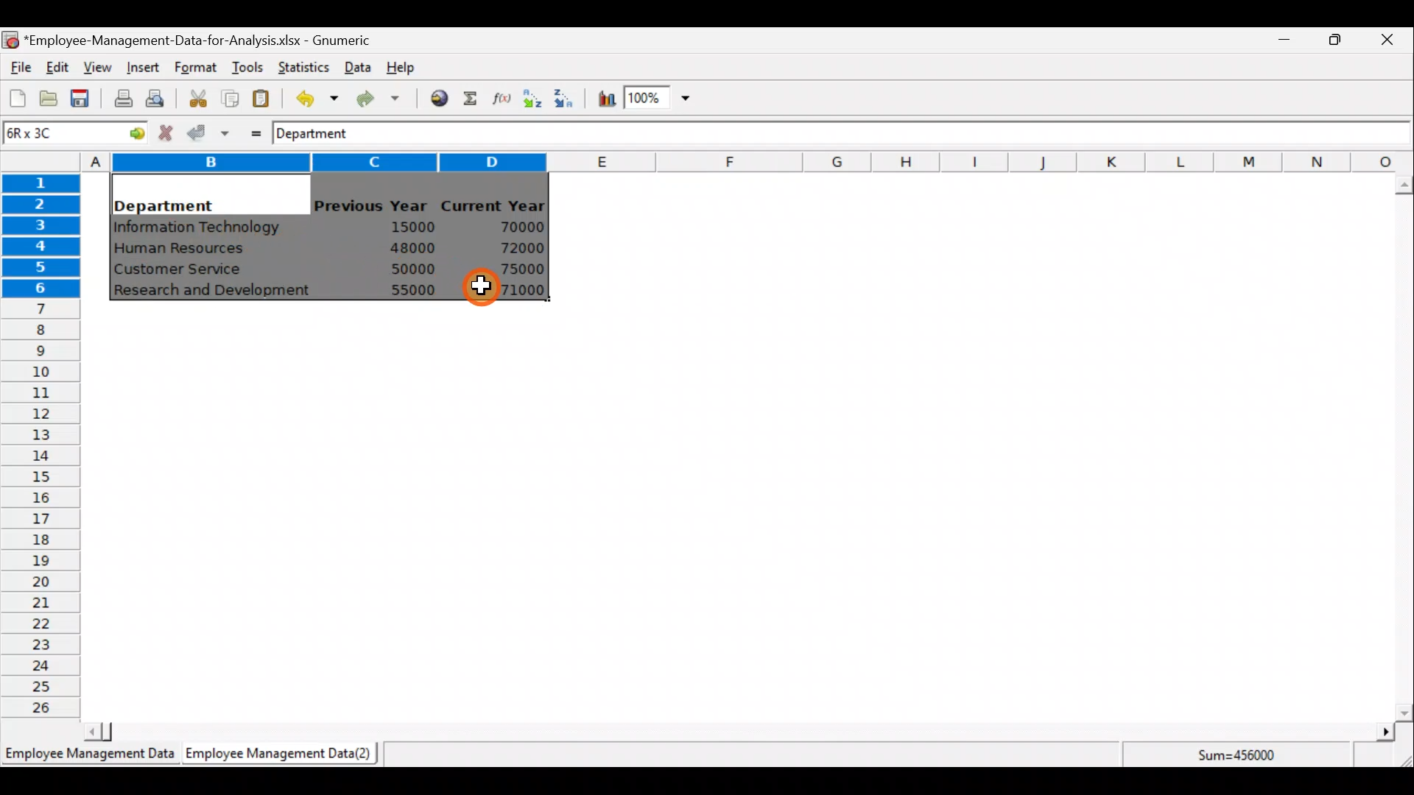 Image resolution: width=1414 pixels, height=795 pixels. What do you see at coordinates (41, 442) in the screenshot?
I see `Rows` at bounding box center [41, 442].